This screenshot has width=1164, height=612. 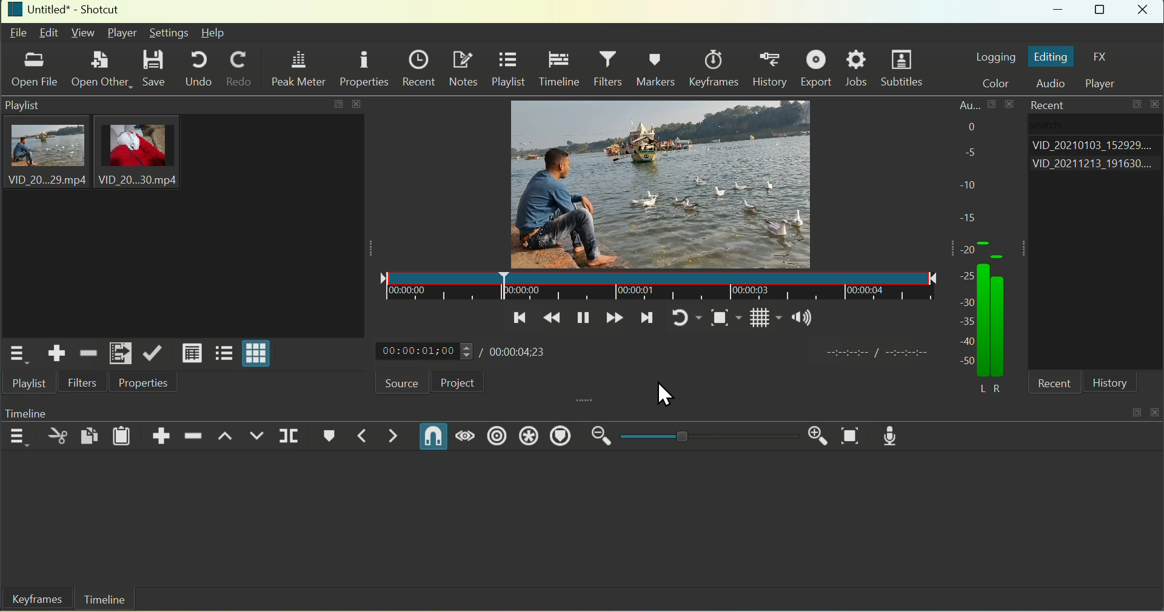 What do you see at coordinates (467, 437) in the screenshot?
I see `Scrup while dragging` at bounding box center [467, 437].